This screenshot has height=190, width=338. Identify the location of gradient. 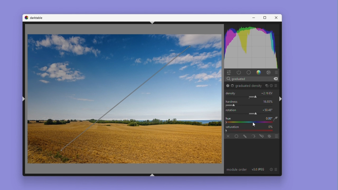
(258, 72).